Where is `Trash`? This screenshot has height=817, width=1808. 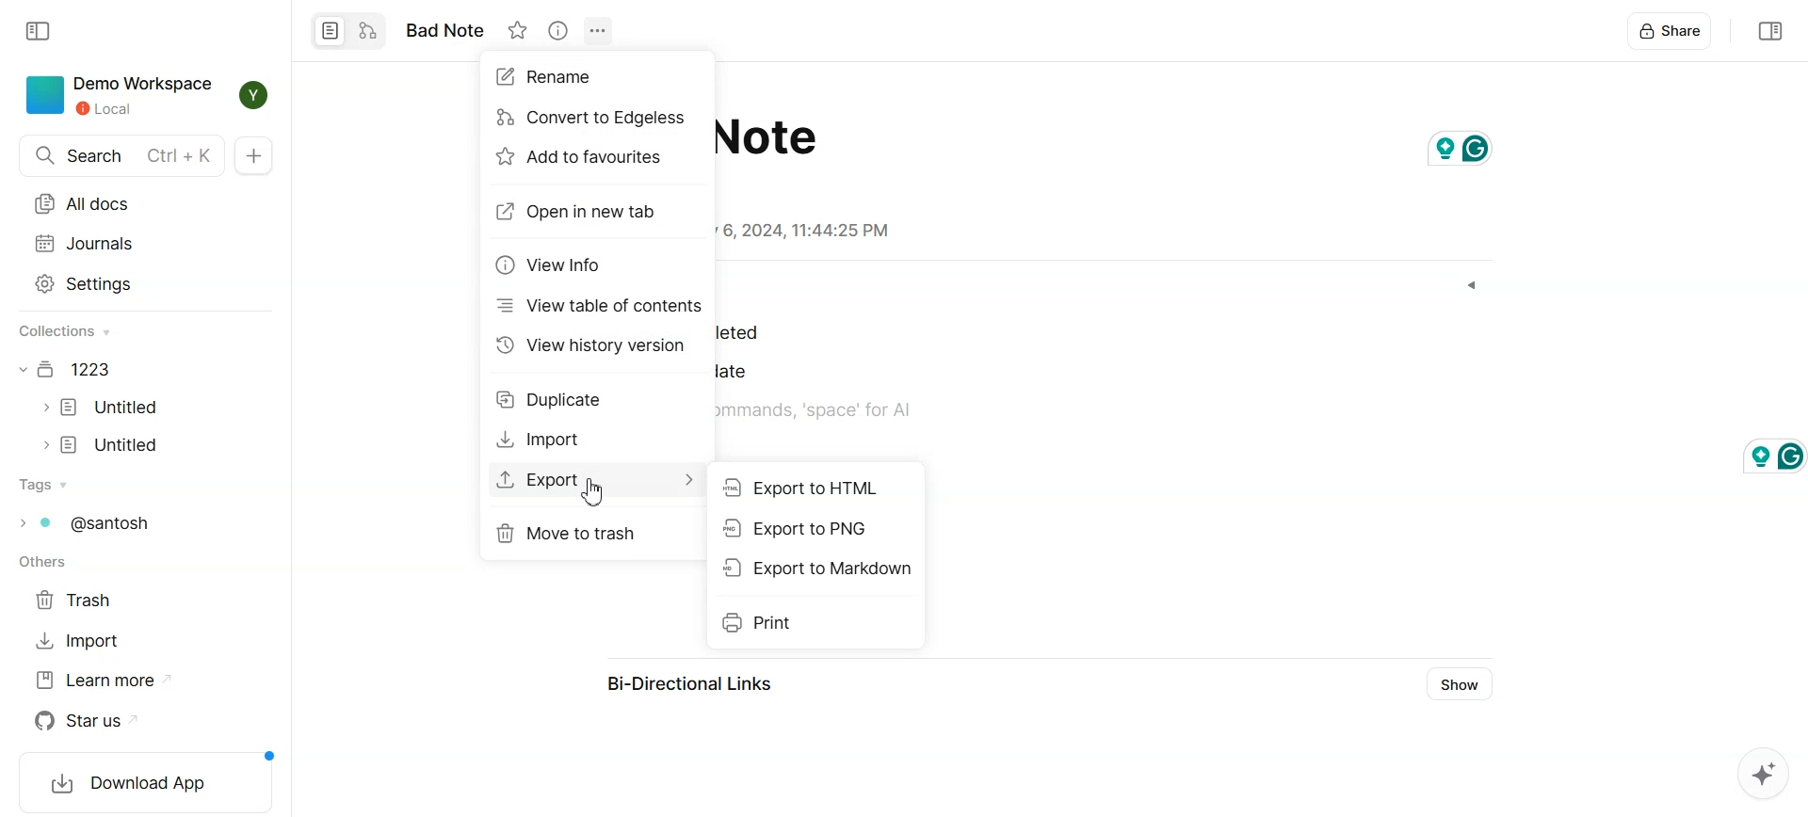
Trash is located at coordinates (79, 600).